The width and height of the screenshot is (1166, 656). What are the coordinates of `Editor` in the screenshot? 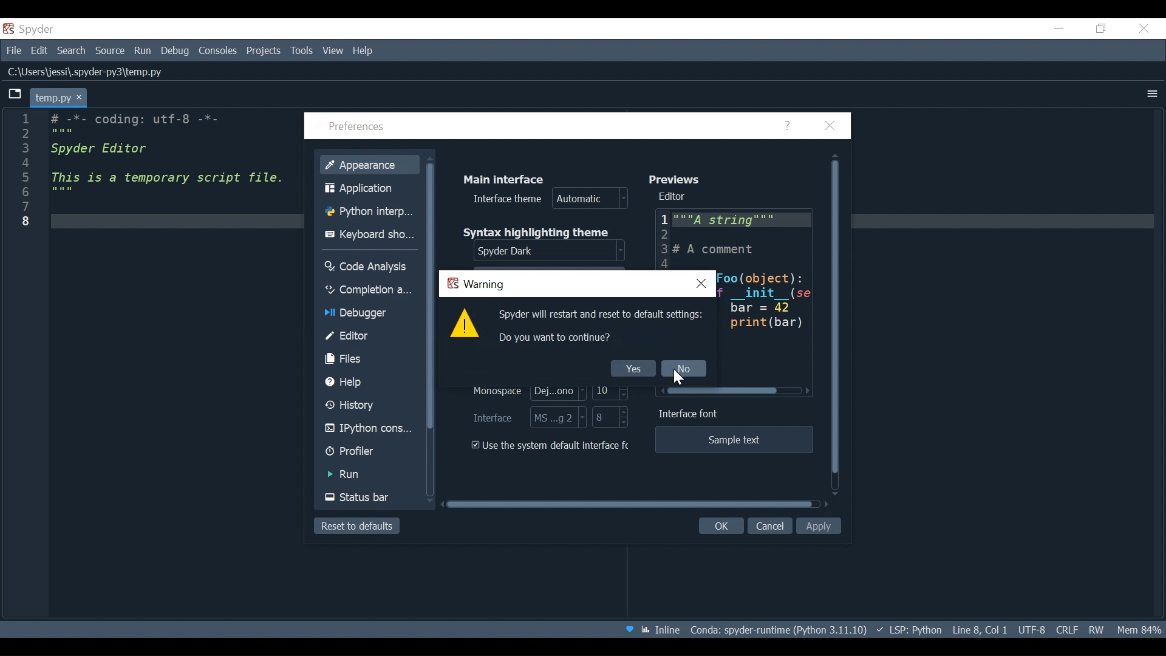 It's located at (369, 336).